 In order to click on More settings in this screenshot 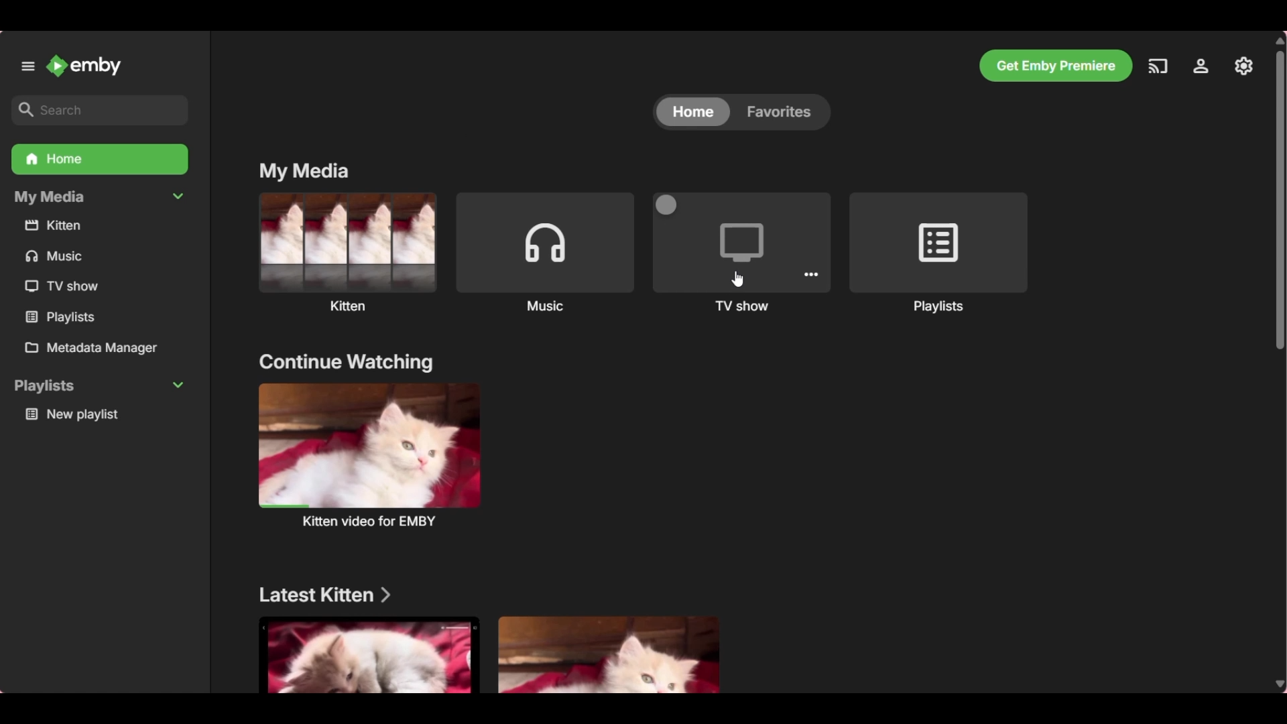, I will do `click(811, 274)`.